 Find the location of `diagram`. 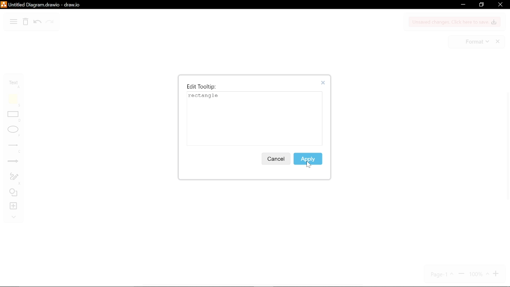

diagram is located at coordinates (14, 22).